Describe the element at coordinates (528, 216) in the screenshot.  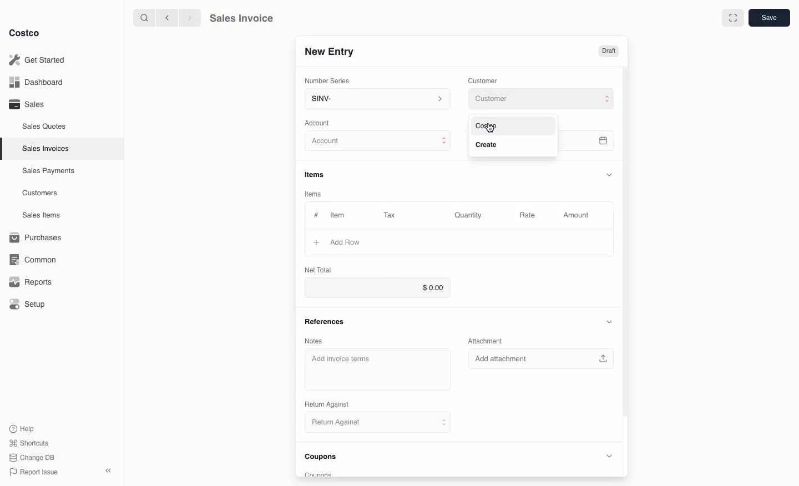
I see `Rate` at that location.